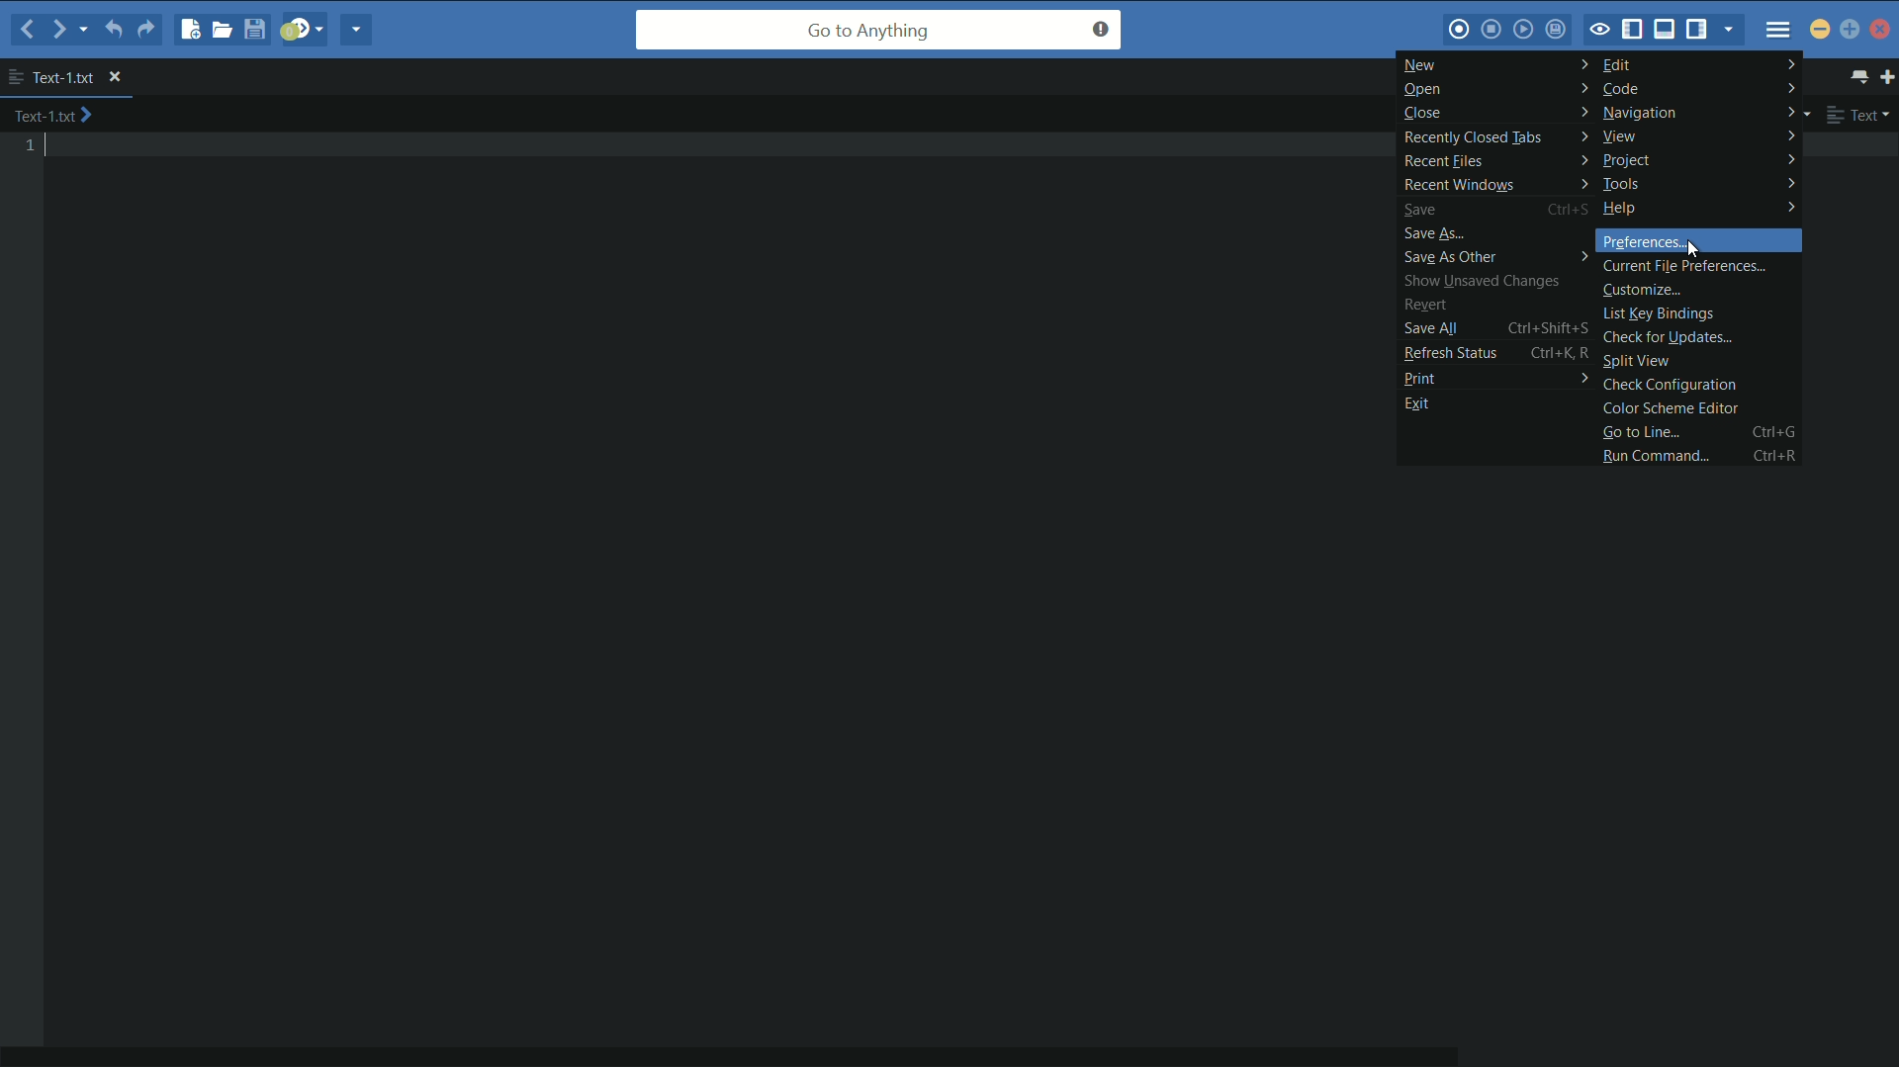 Image resolution: width=1899 pixels, height=1068 pixels. Describe the element at coordinates (1413, 403) in the screenshot. I see `exit` at that location.